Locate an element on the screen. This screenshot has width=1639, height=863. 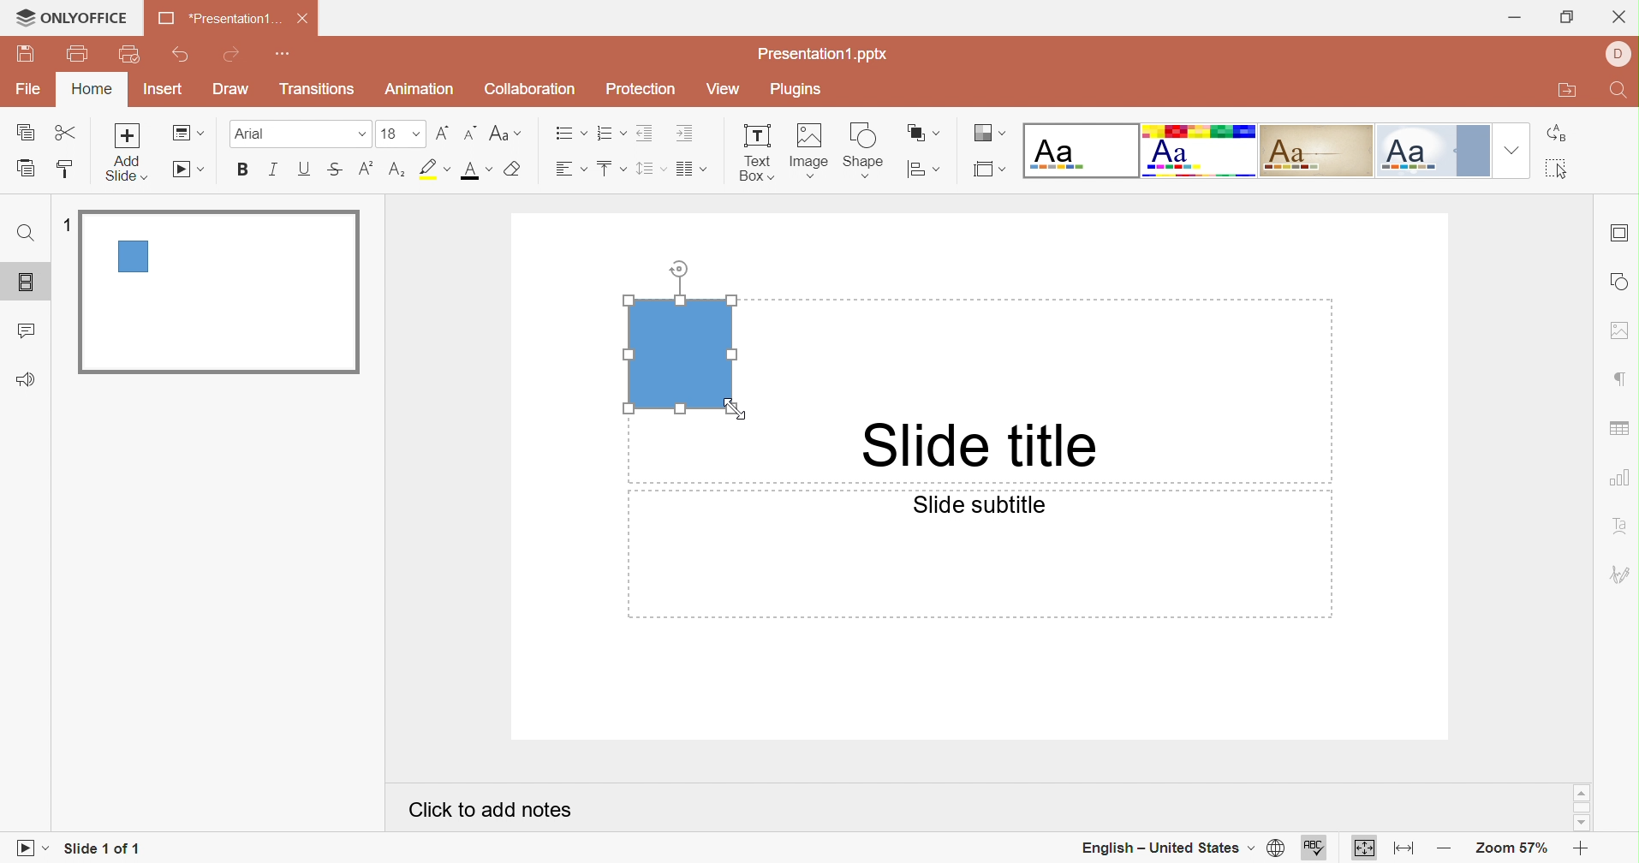
Subscript is located at coordinates (395, 175).